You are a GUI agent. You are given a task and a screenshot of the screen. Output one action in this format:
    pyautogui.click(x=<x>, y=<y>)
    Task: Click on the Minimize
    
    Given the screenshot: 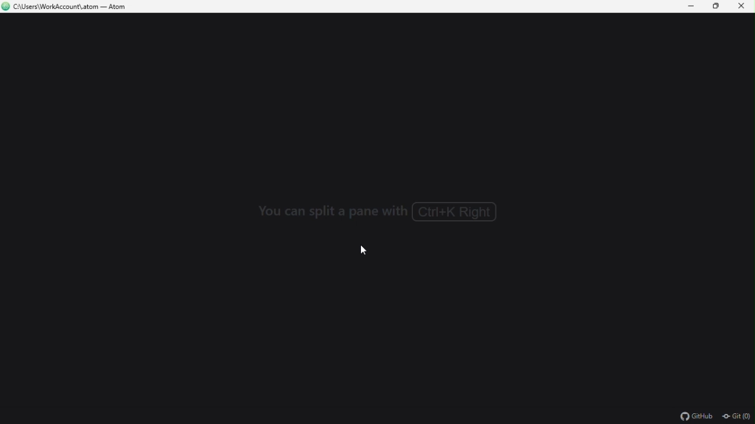 What is the action you would take?
    pyautogui.click(x=687, y=6)
    